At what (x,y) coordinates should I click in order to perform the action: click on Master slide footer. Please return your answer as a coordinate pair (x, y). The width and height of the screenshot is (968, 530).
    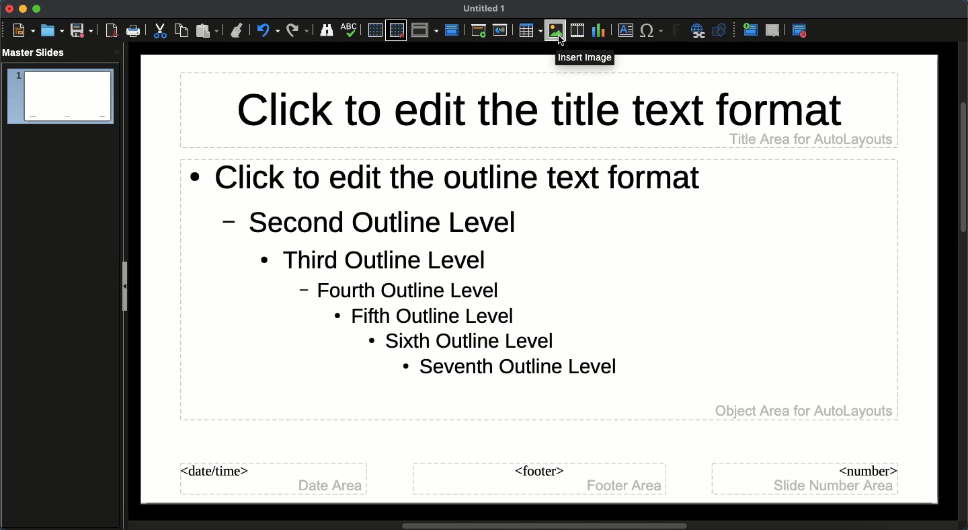
    Looking at the image, I should click on (541, 479).